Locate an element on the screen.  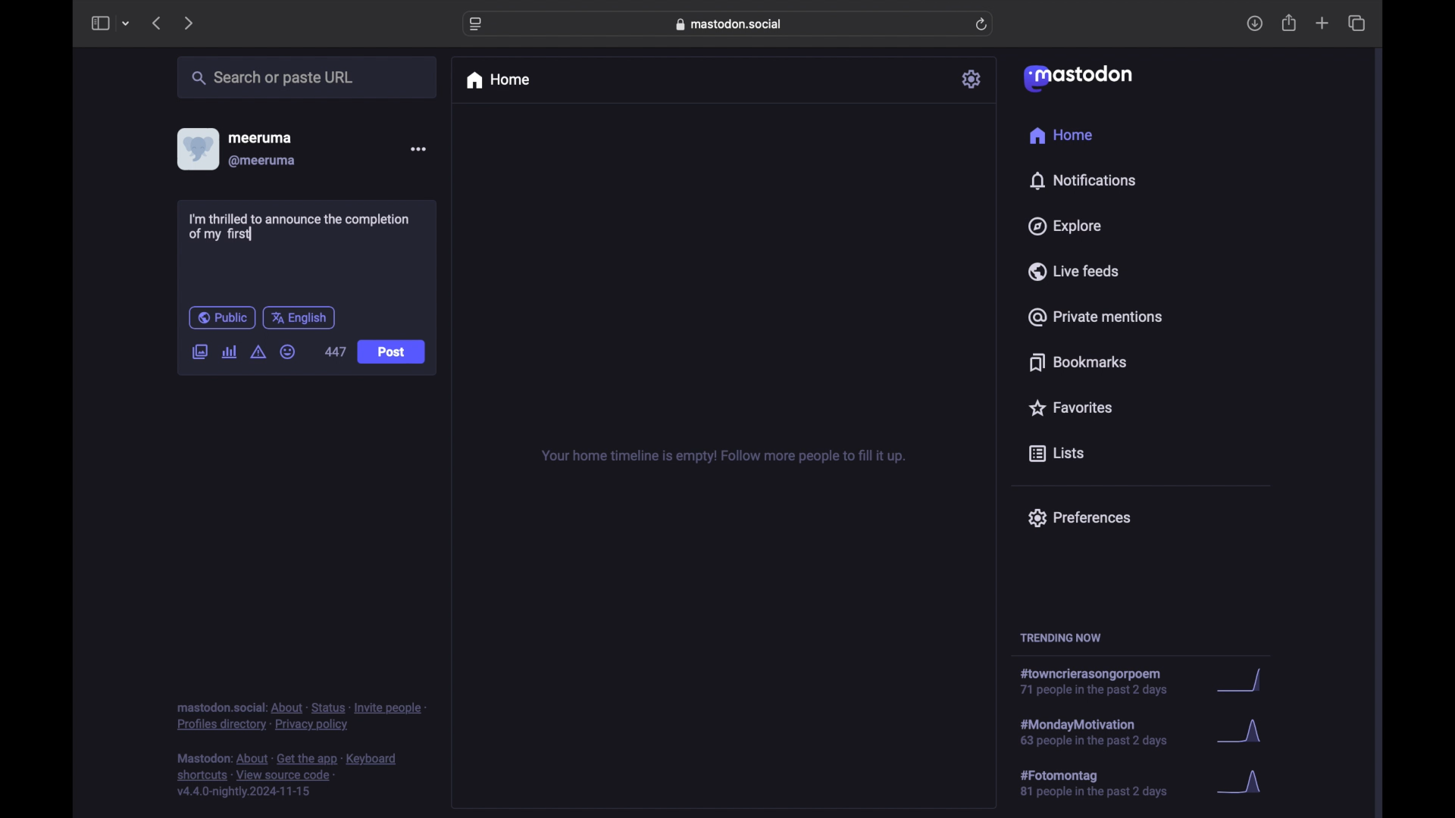
post is located at coordinates (393, 353).